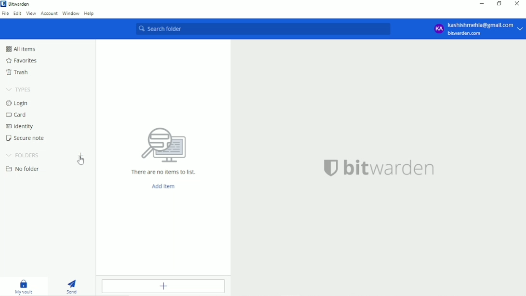  I want to click on searching for folder logo, so click(163, 144).